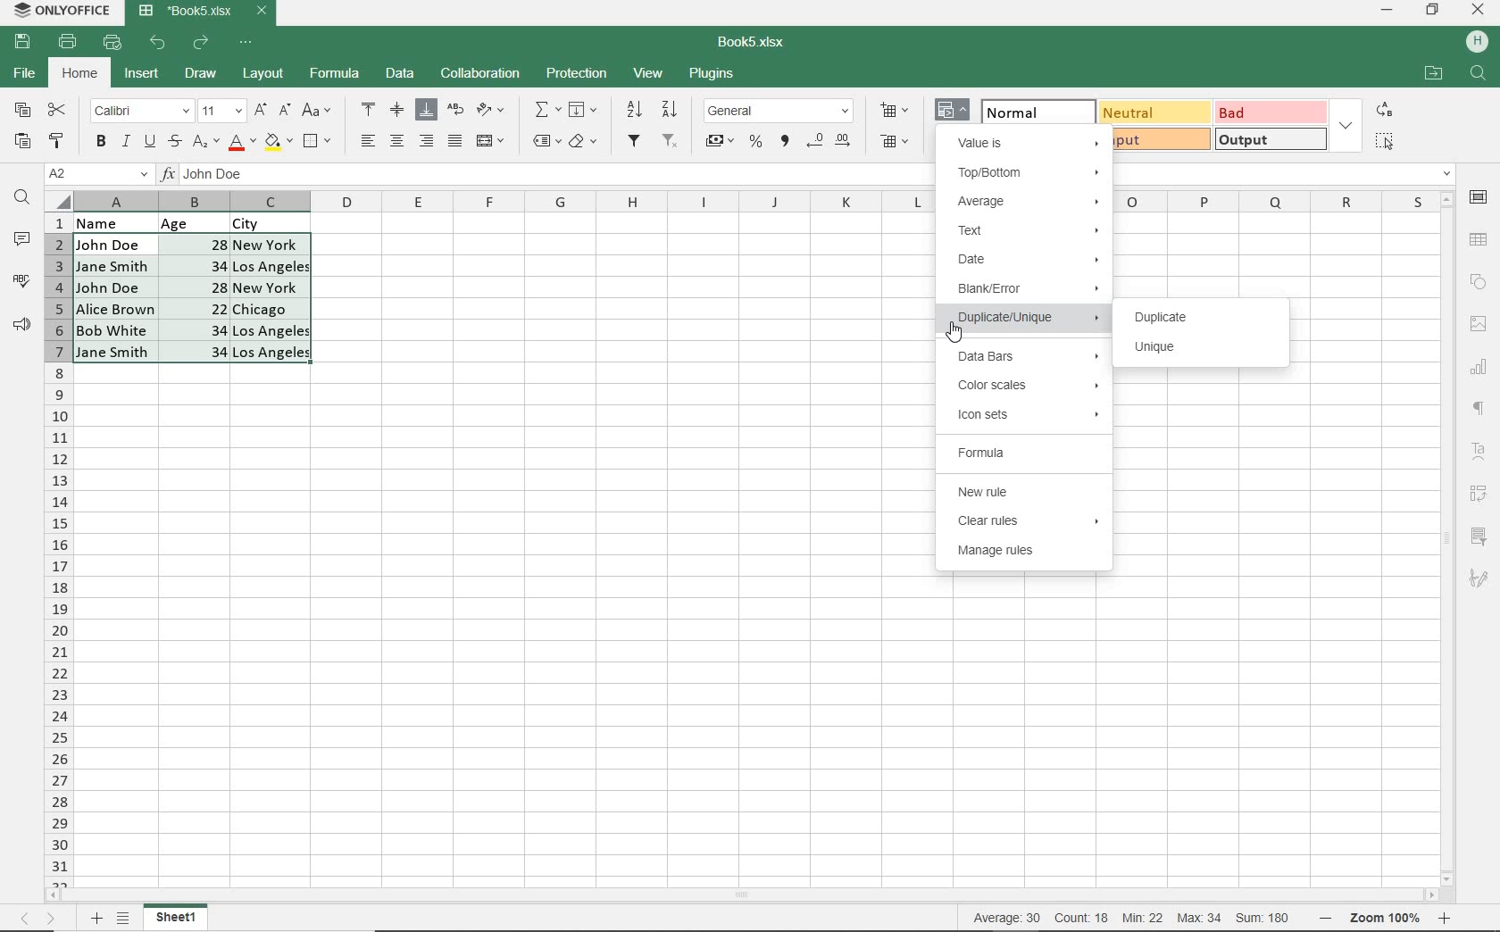 This screenshot has height=932, width=1500. Describe the element at coordinates (1029, 230) in the screenshot. I see `TEXT` at that location.